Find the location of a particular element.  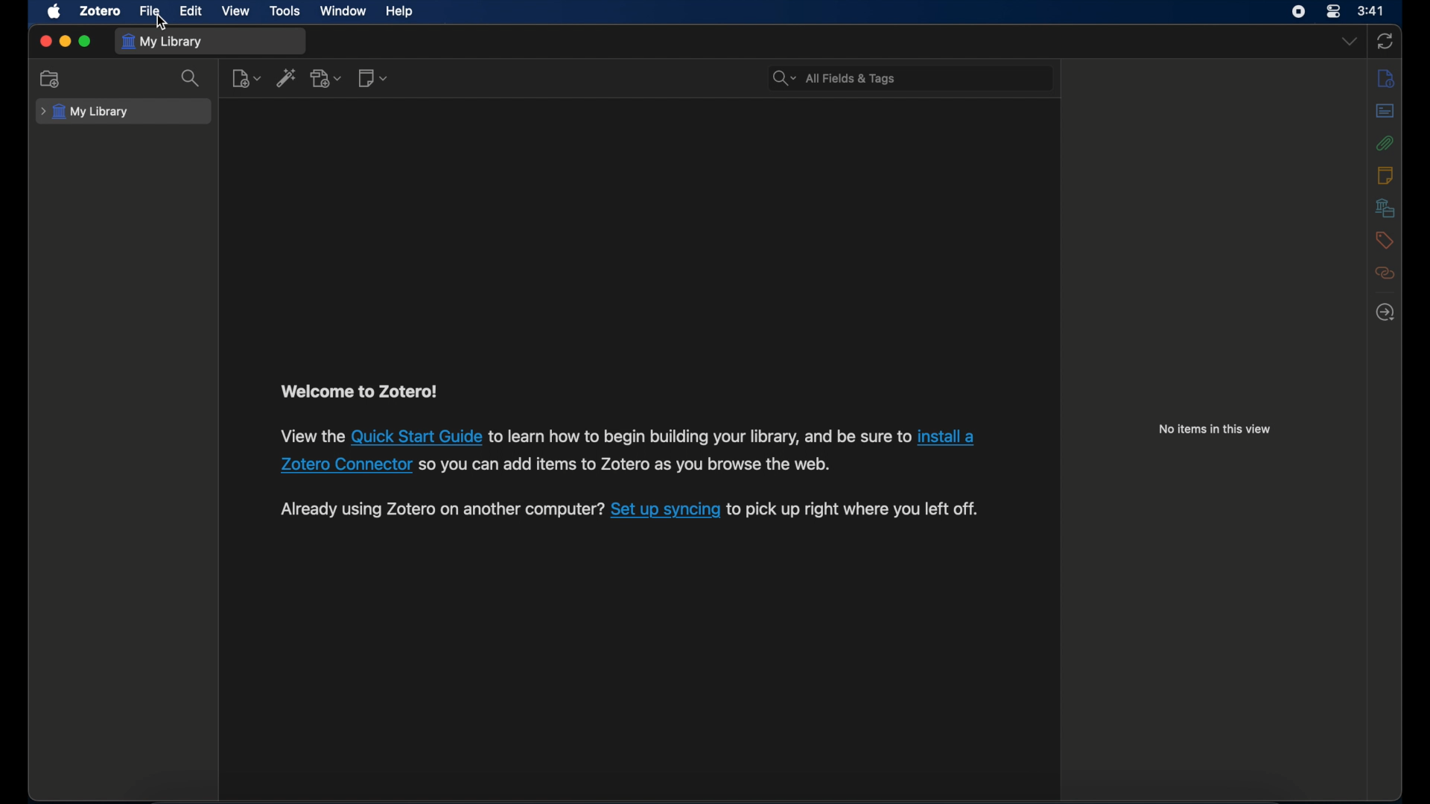

my library is located at coordinates (84, 112).